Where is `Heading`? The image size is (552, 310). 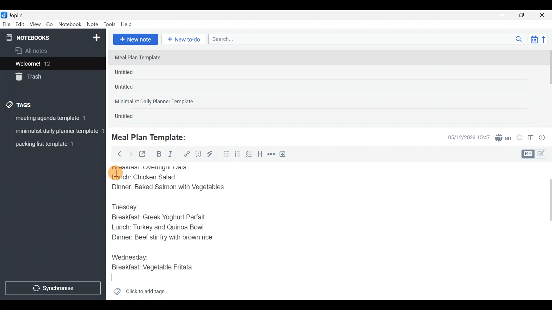
Heading is located at coordinates (260, 155).